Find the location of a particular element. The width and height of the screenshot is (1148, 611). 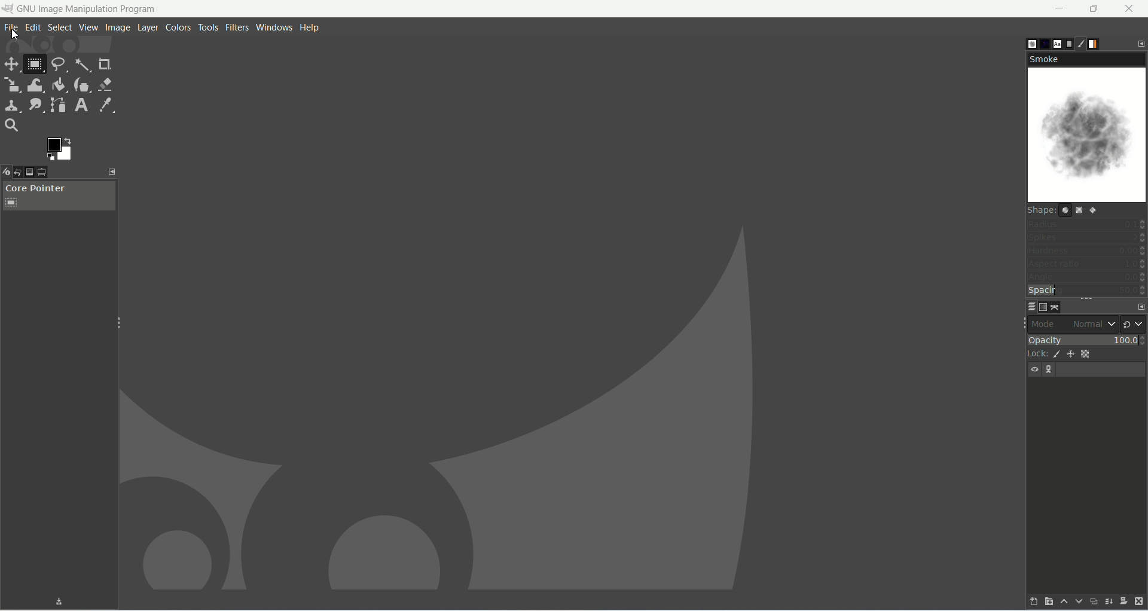

delete is located at coordinates (1138, 601).